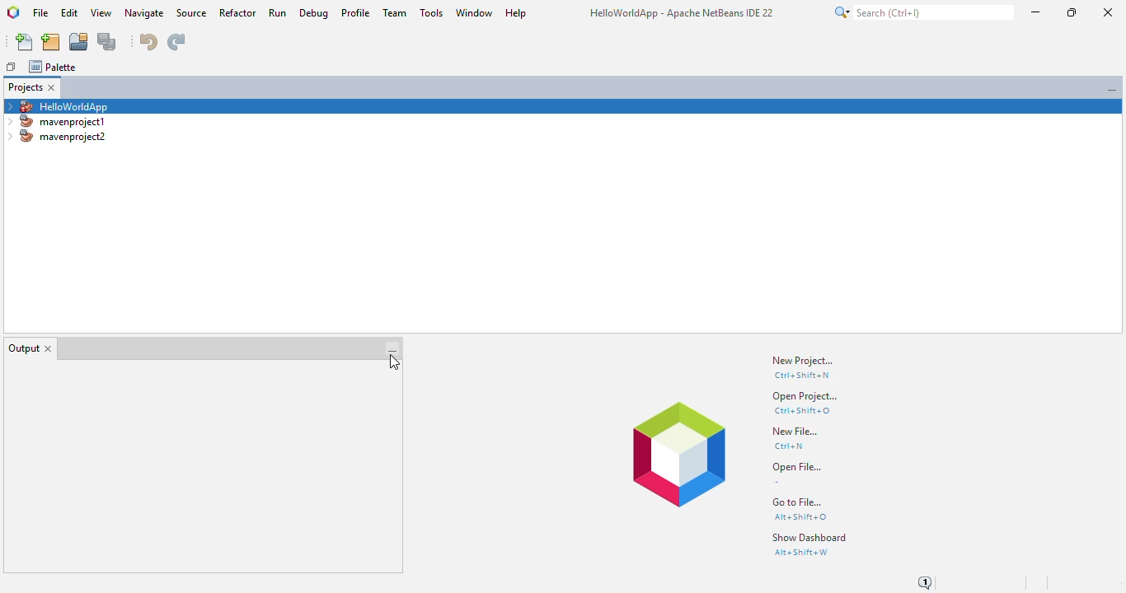 The image size is (1126, 593). Describe the element at coordinates (396, 12) in the screenshot. I see `team` at that location.